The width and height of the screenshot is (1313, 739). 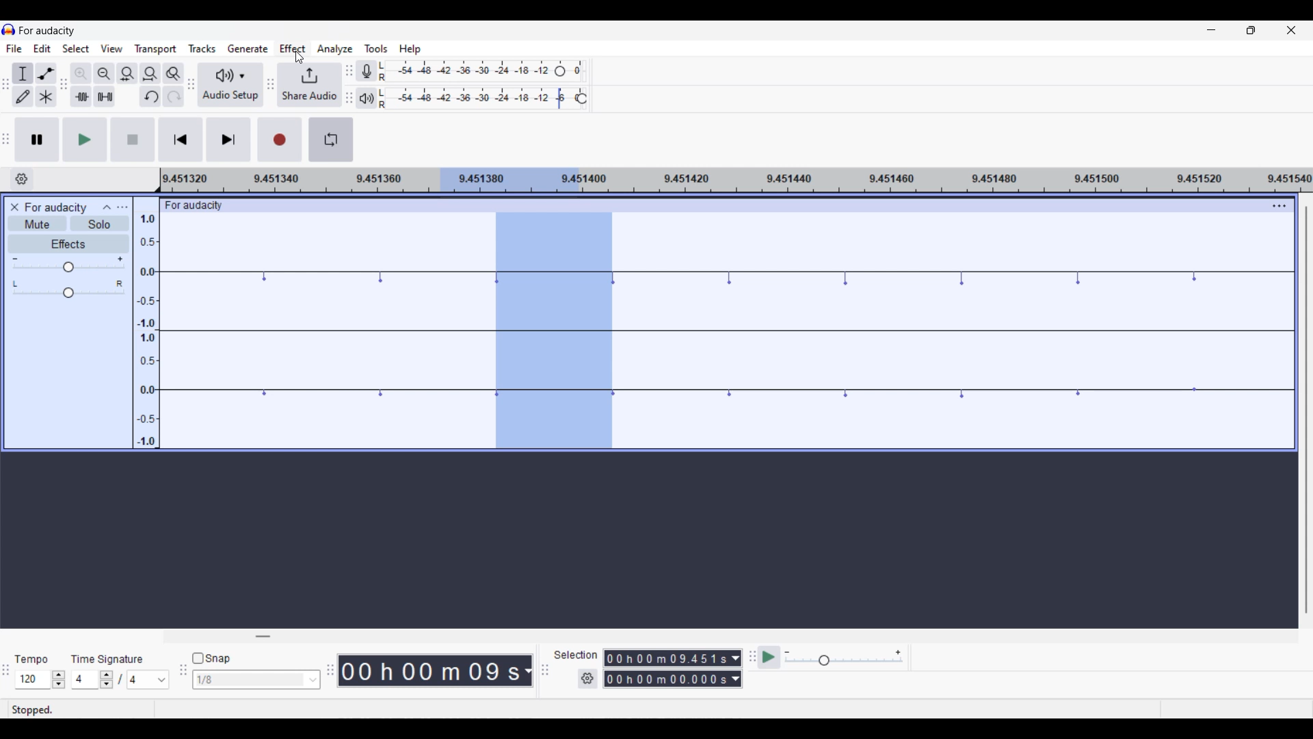 What do you see at coordinates (81, 74) in the screenshot?
I see `Zoom in` at bounding box center [81, 74].